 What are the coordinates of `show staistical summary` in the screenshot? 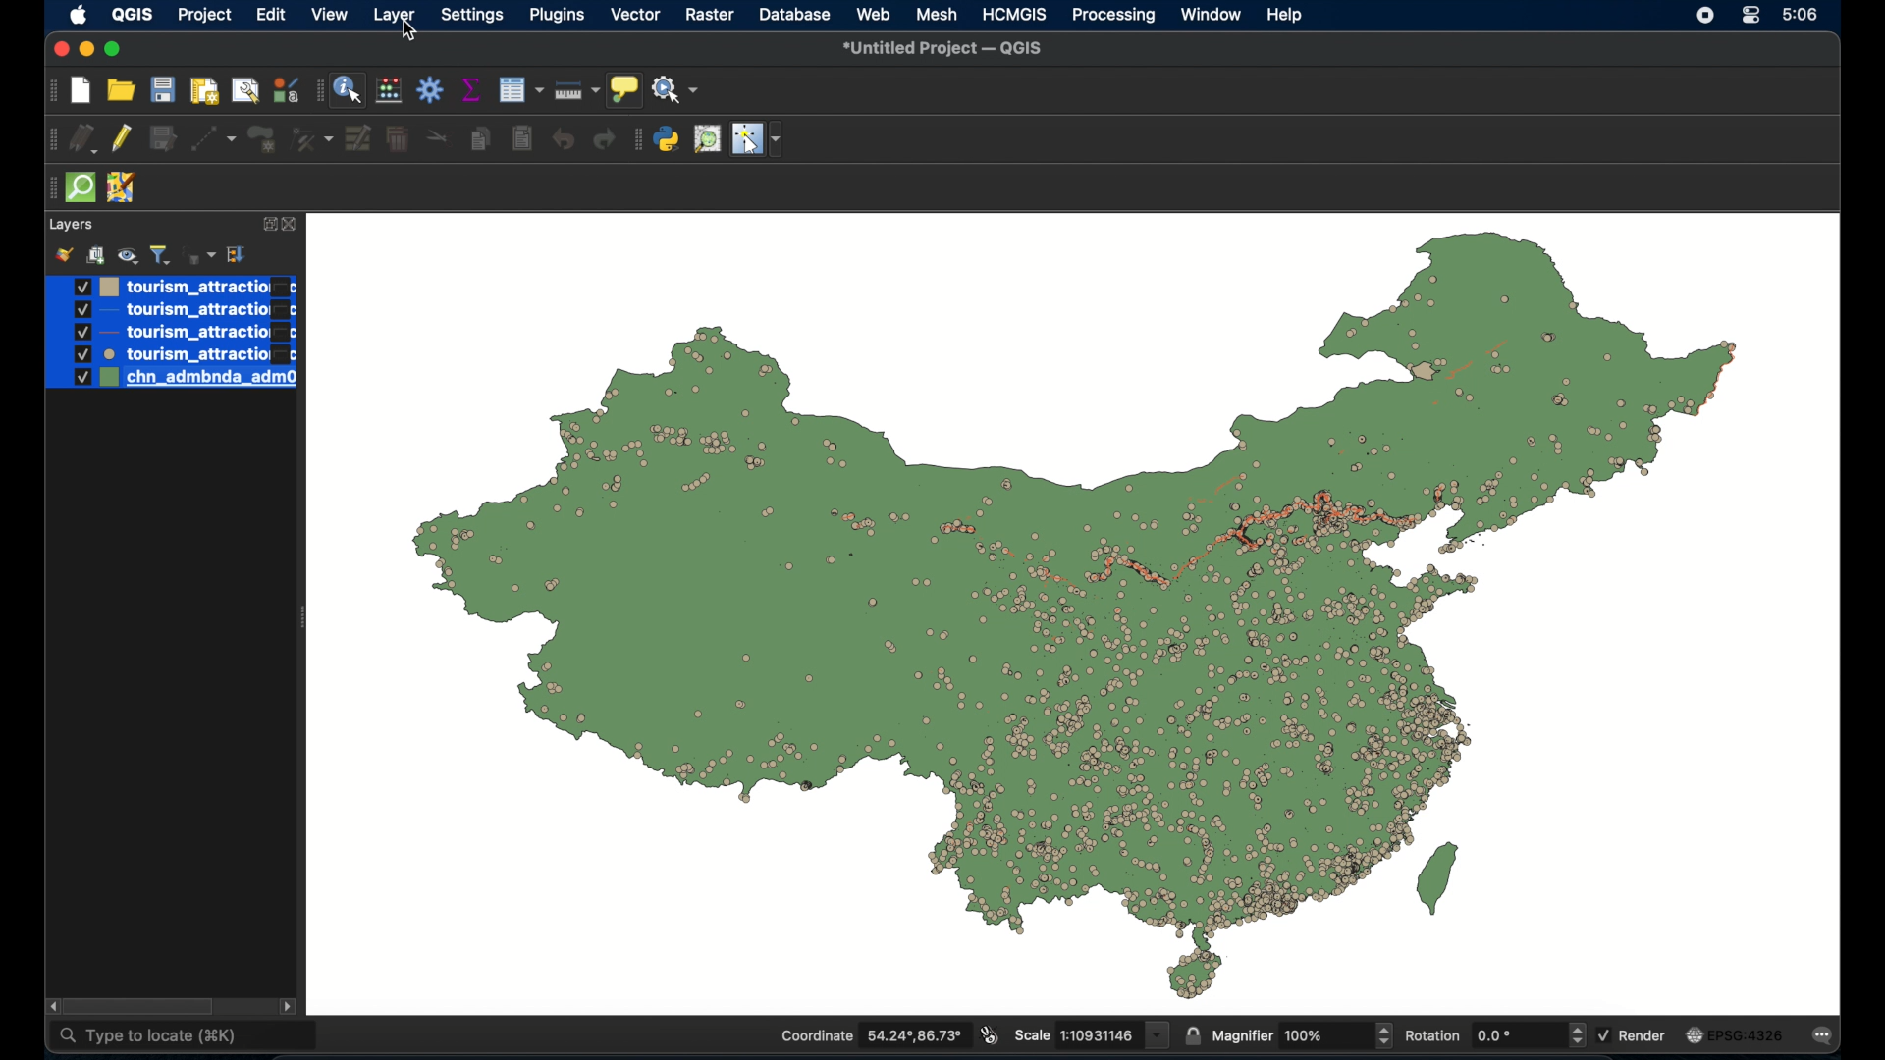 It's located at (471, 89).